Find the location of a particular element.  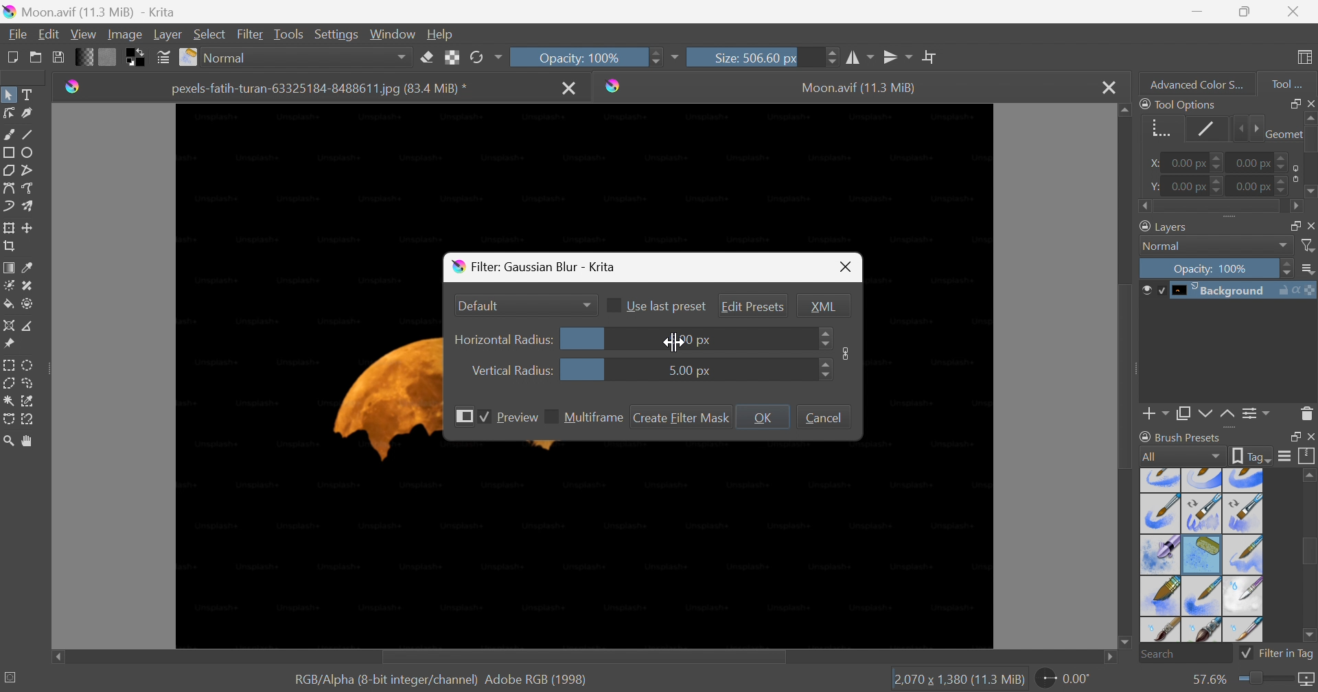

Scroll right is located at coordinates (1112, 658).